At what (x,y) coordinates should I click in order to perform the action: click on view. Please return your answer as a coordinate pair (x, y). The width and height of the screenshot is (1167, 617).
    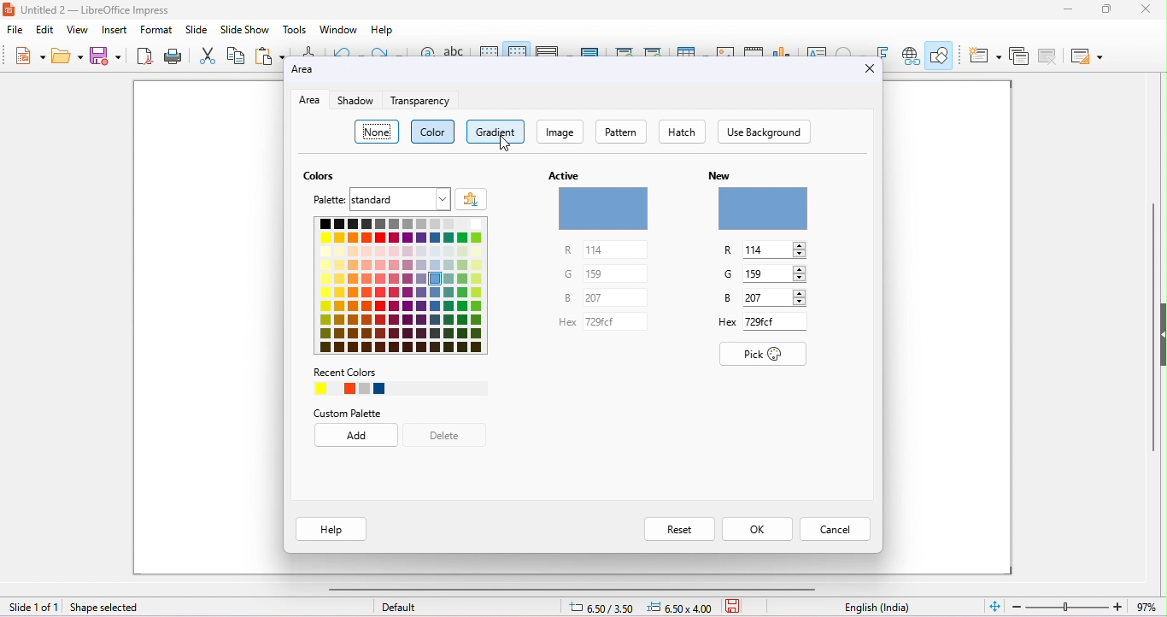
    Looking at the image, I should click on (78, 30).